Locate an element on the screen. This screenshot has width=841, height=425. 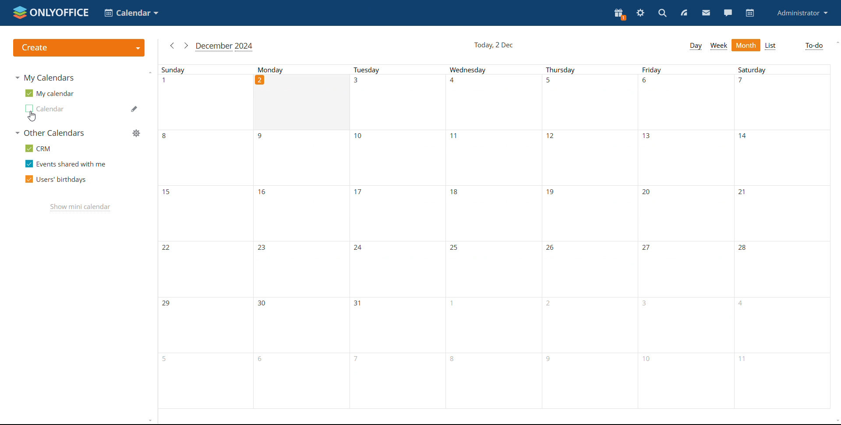
7 is located at coordinates (781, 102).